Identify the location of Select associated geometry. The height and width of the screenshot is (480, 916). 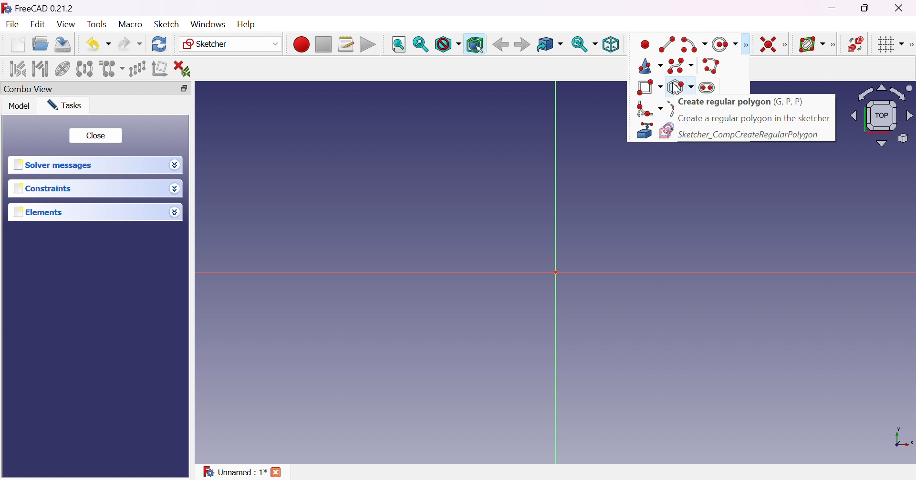
(40, 69).